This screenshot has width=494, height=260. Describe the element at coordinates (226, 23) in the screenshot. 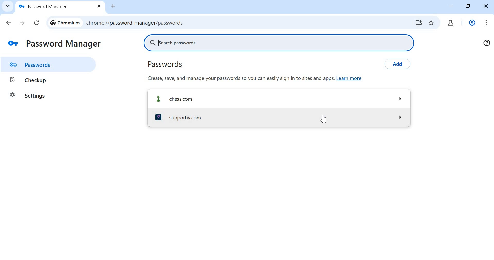

I see `chrome://password-manager/passwords` at that location.